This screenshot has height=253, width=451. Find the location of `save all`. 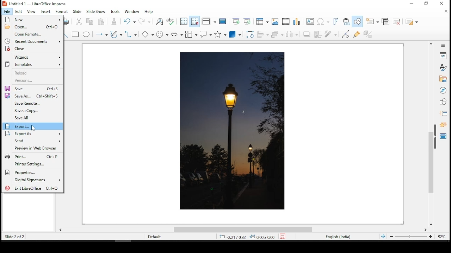

save all is located at coordinates (32, 118).